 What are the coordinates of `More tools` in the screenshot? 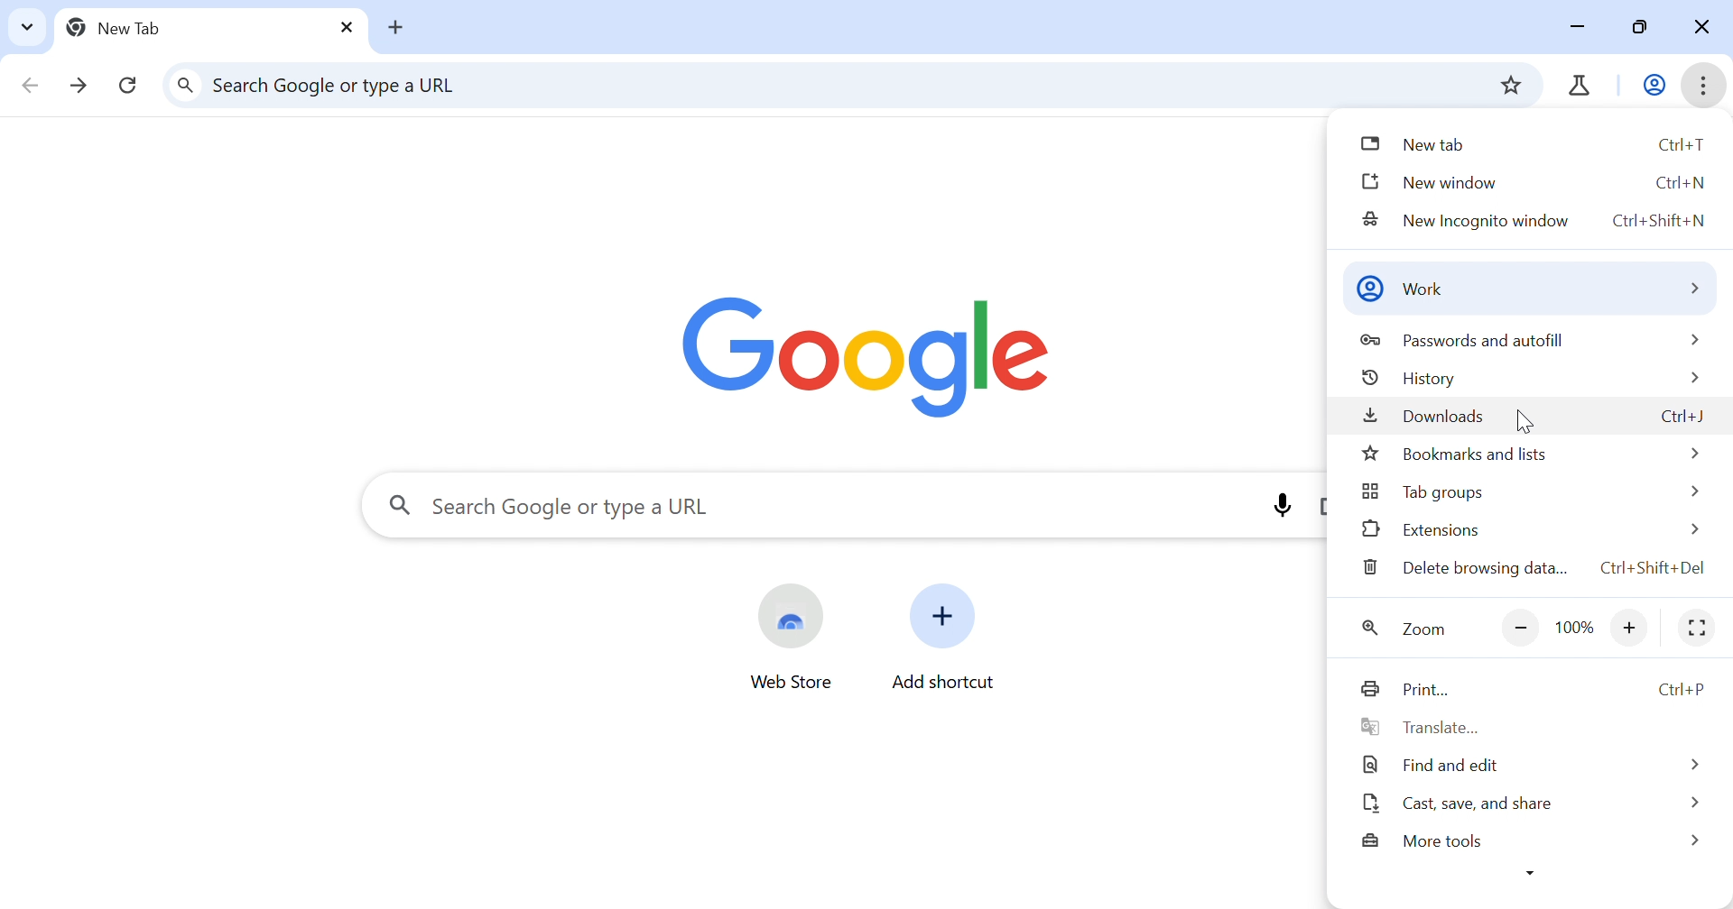 It's located at (1423, 842).